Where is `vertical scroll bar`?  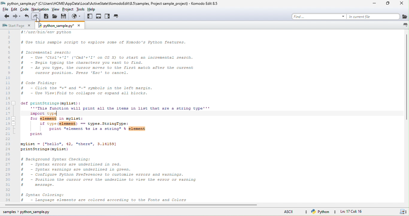 vertical scroll bar is located at coordinates (406, 79).